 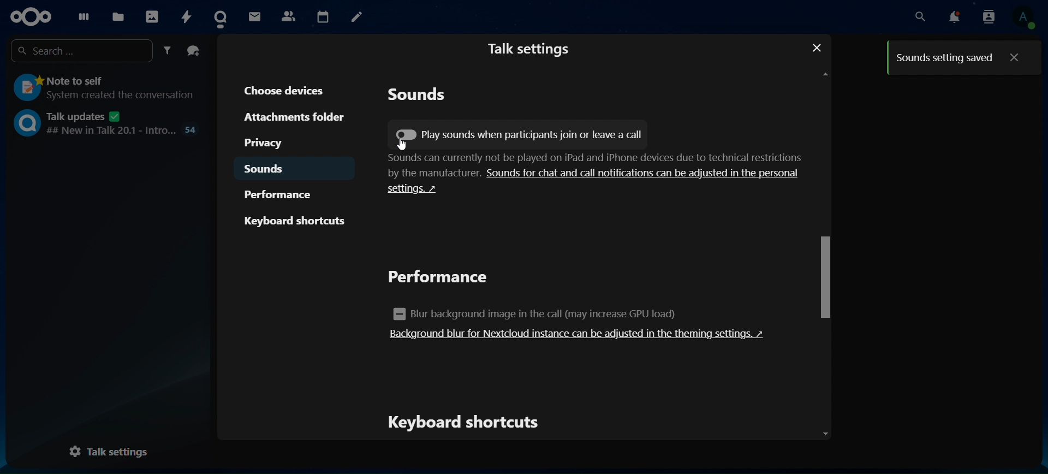 I want to click on photos, so click(x=151, y=14).